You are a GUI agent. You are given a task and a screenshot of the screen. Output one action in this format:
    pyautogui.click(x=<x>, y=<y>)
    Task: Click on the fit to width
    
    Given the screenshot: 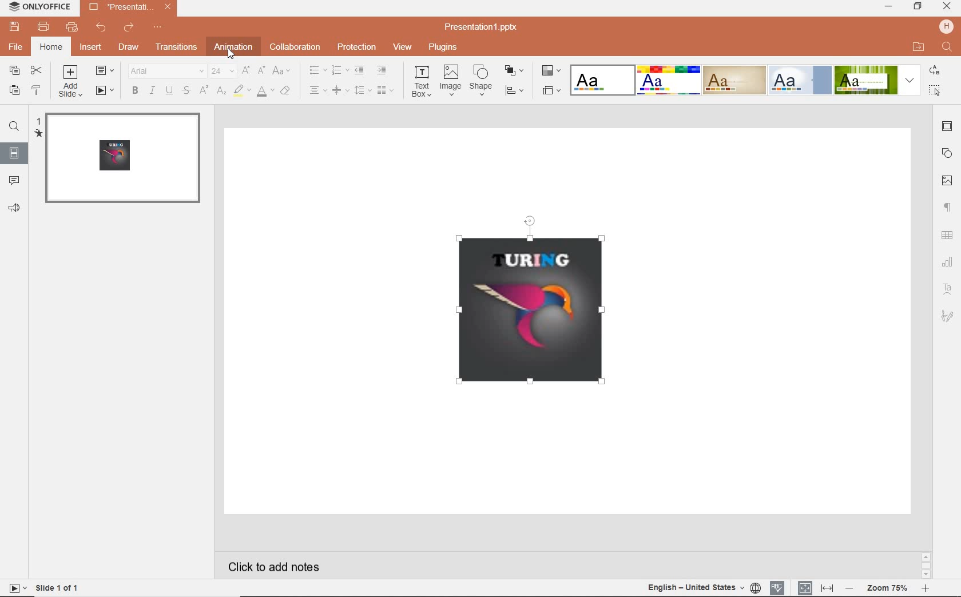 What is the action you would take?
    pyautogui.click(x=827, y=589)
    